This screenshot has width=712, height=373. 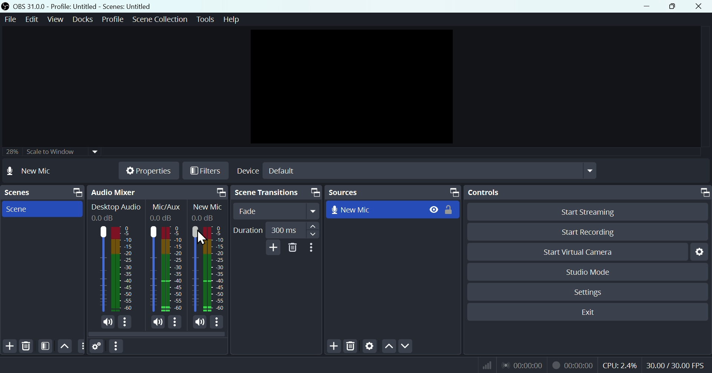 I want to click on Mic/Aux, so click(x=172, y=268).